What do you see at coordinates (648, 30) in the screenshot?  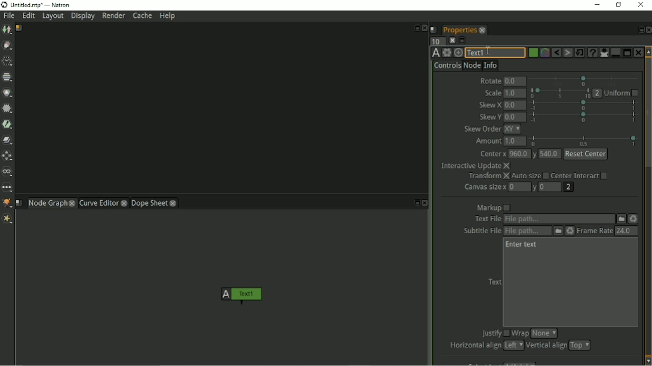 I see `Close` at bounding box center [648, 30].